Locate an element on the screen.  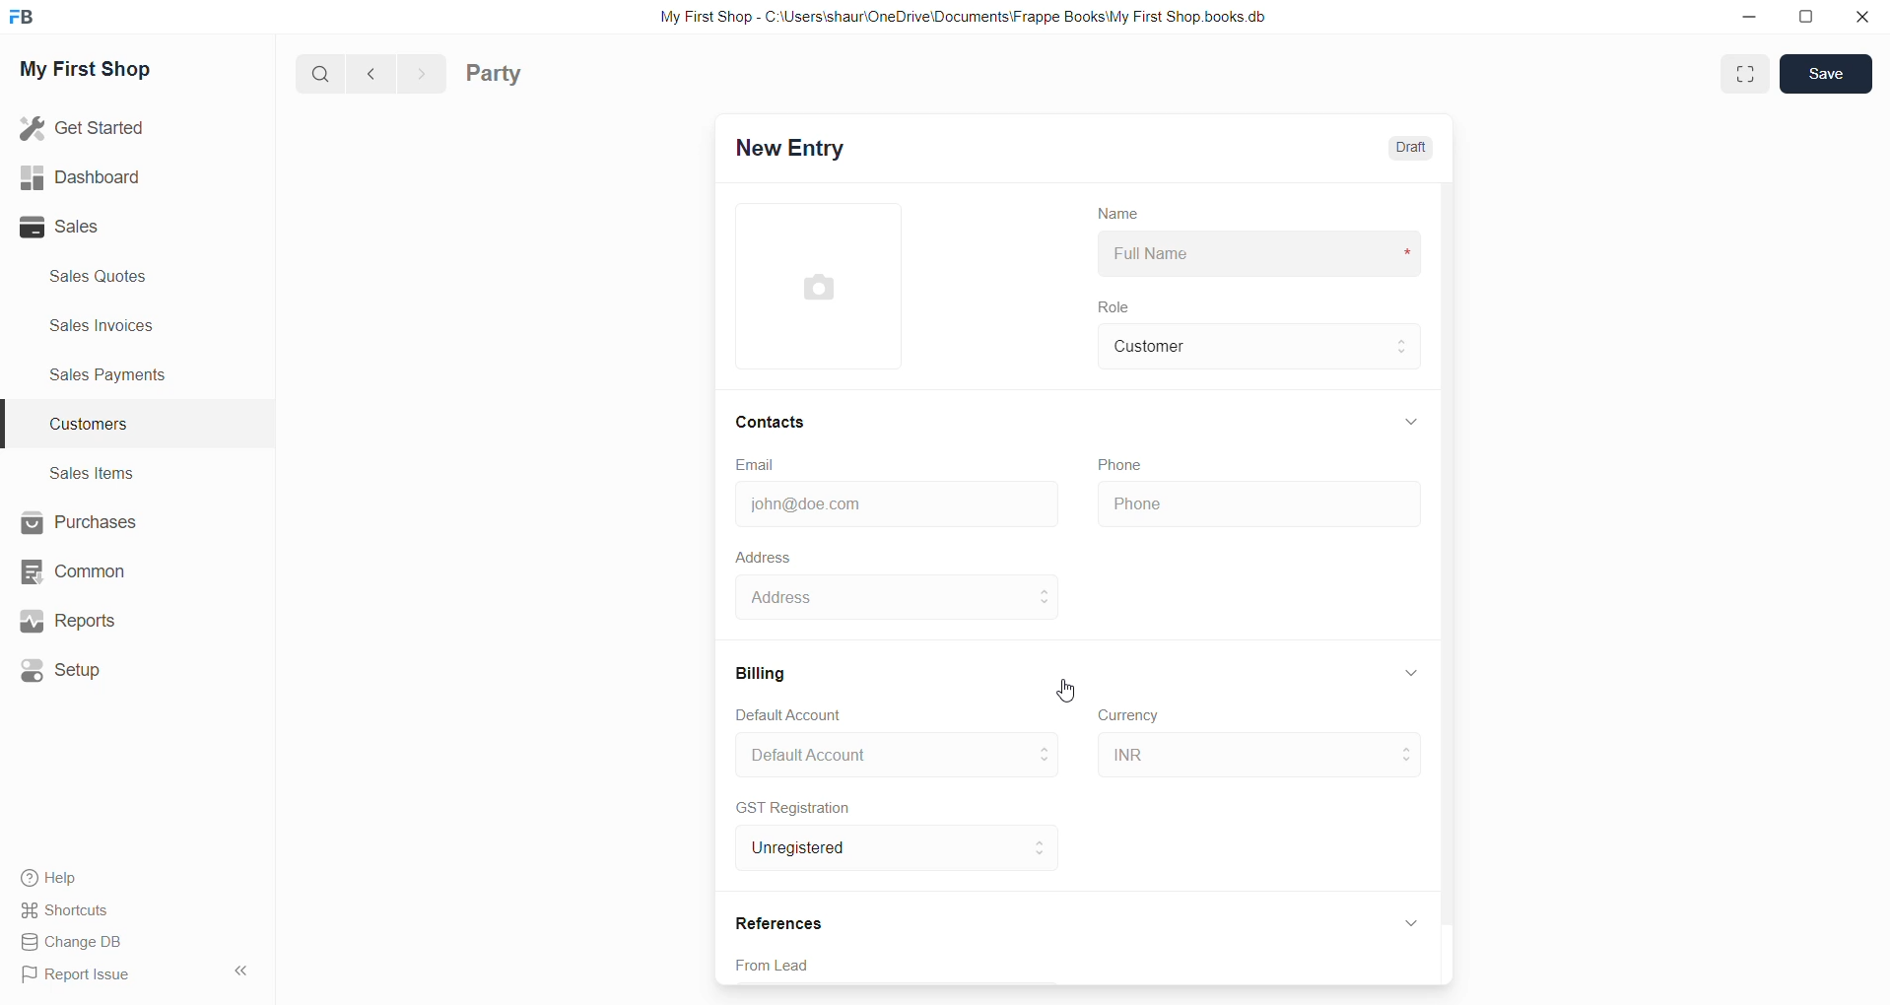
Search is located at coordinates (320, 76).